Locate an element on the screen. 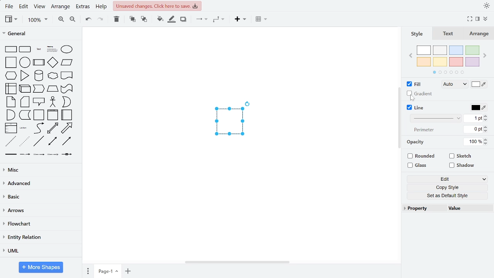 This screenshot has height=278, width=494. general shapes is located at coordinates (24, 61).